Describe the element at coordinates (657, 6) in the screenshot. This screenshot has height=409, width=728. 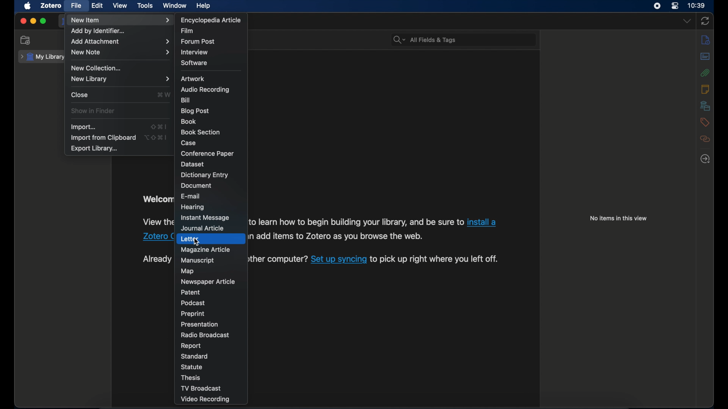
I see `screen recorder` at that location.